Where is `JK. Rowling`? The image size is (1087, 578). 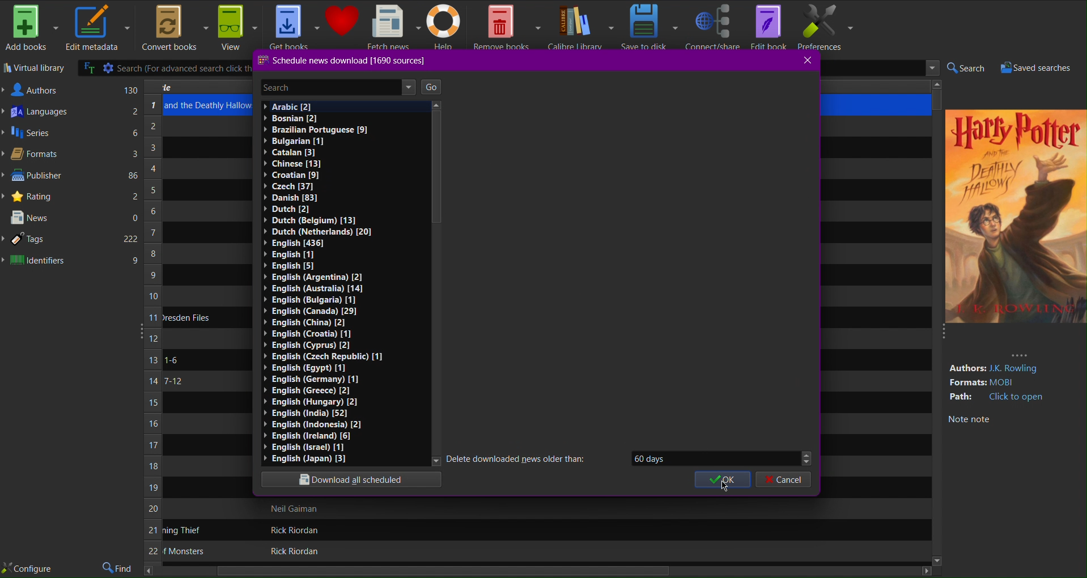
JK. Rowling is located at coordinates (1017, 369).